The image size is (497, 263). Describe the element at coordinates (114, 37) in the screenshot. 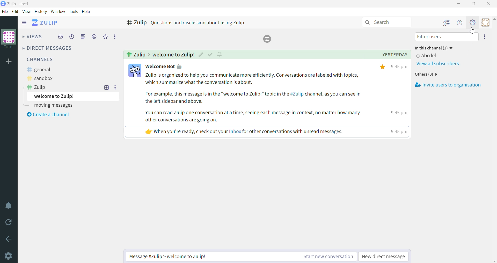

I see `More` at that location.